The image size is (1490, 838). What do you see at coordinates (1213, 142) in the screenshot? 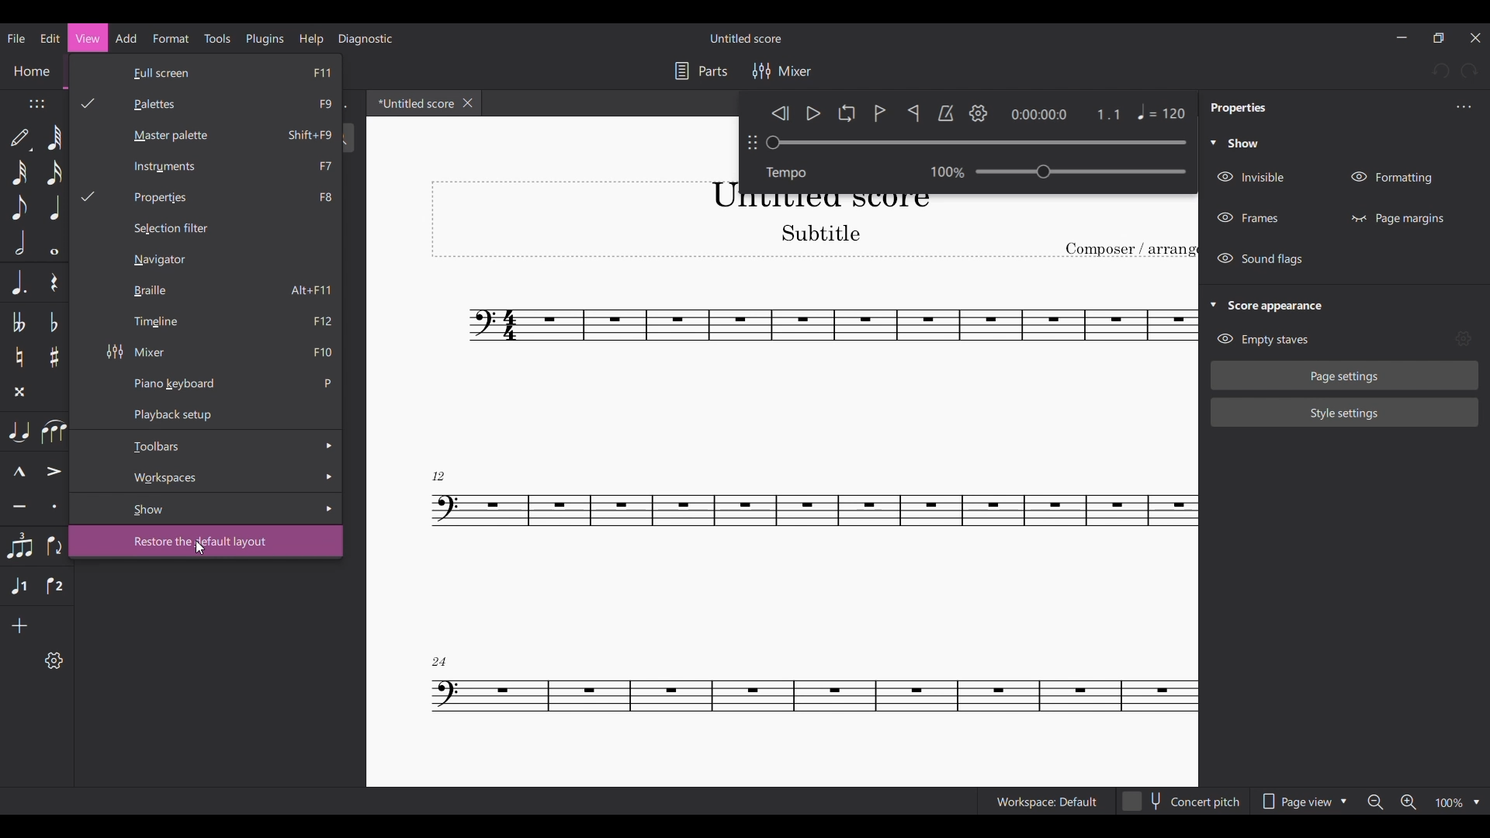
I see `Collapse` at bounding box center [1213, 142].